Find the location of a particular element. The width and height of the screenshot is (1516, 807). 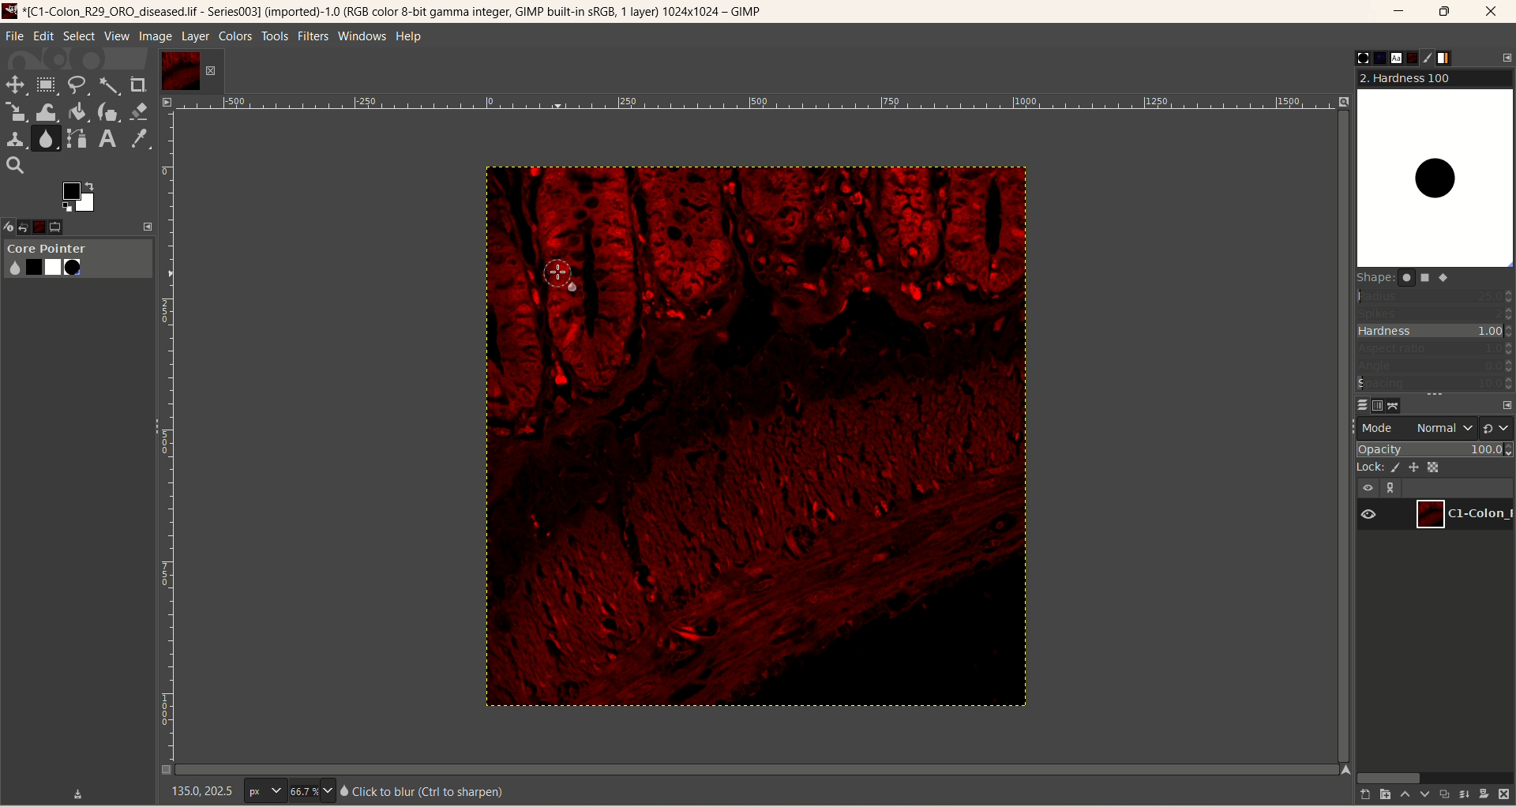

horizontal scroll bar is located at coordinates (1432, 776).